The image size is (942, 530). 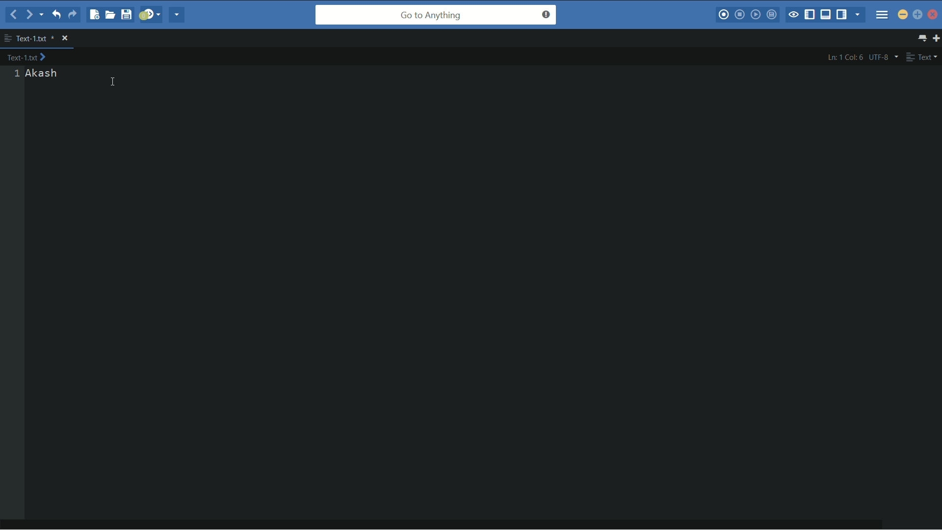 What do you see at coordinates (93, 14) in the screenshot?
I see `new file` at bounding box center [93, 14].